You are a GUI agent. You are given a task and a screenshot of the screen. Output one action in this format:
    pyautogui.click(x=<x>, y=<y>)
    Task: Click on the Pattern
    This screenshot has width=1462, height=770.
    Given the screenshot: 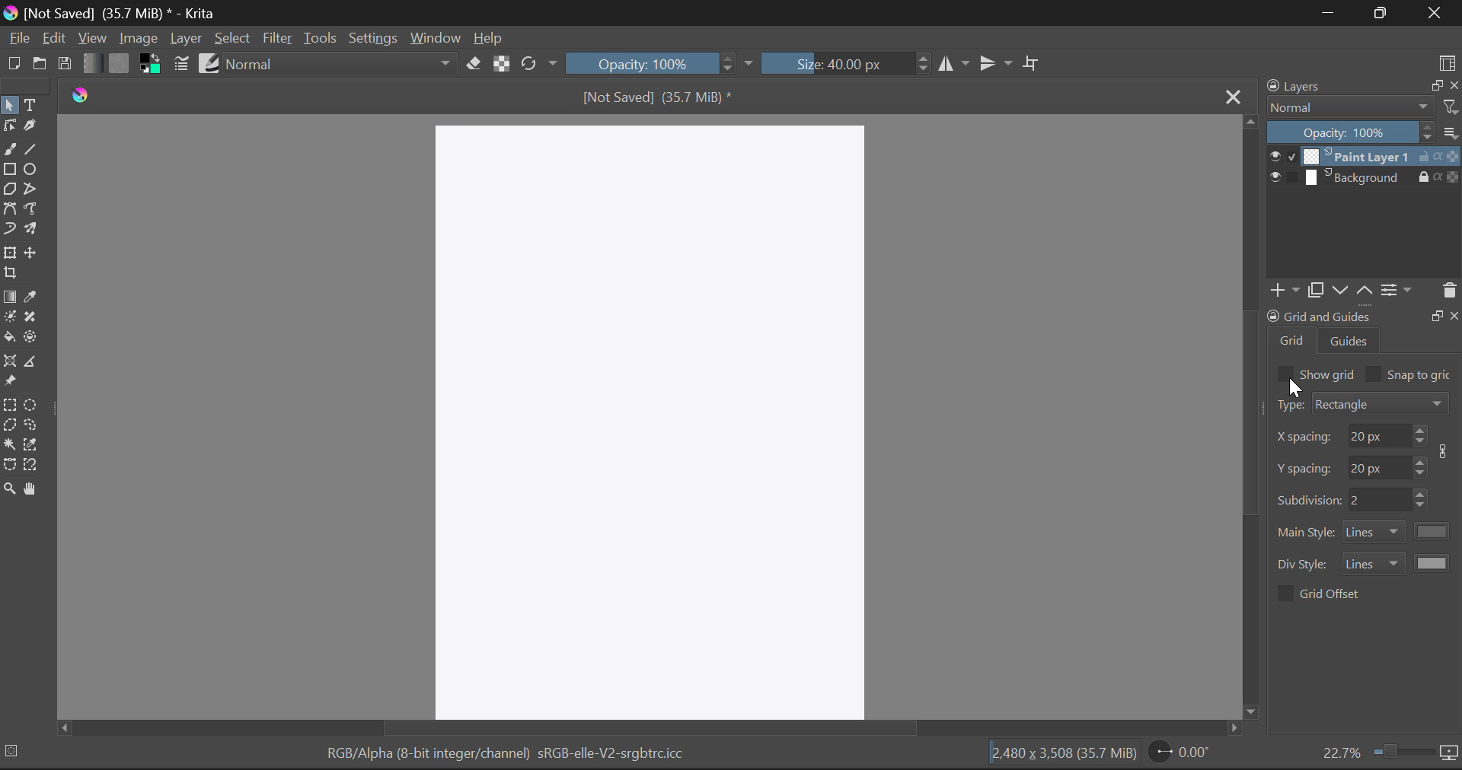 What is the action you would take?
    pyautogui.click(x=120, y=63)
    